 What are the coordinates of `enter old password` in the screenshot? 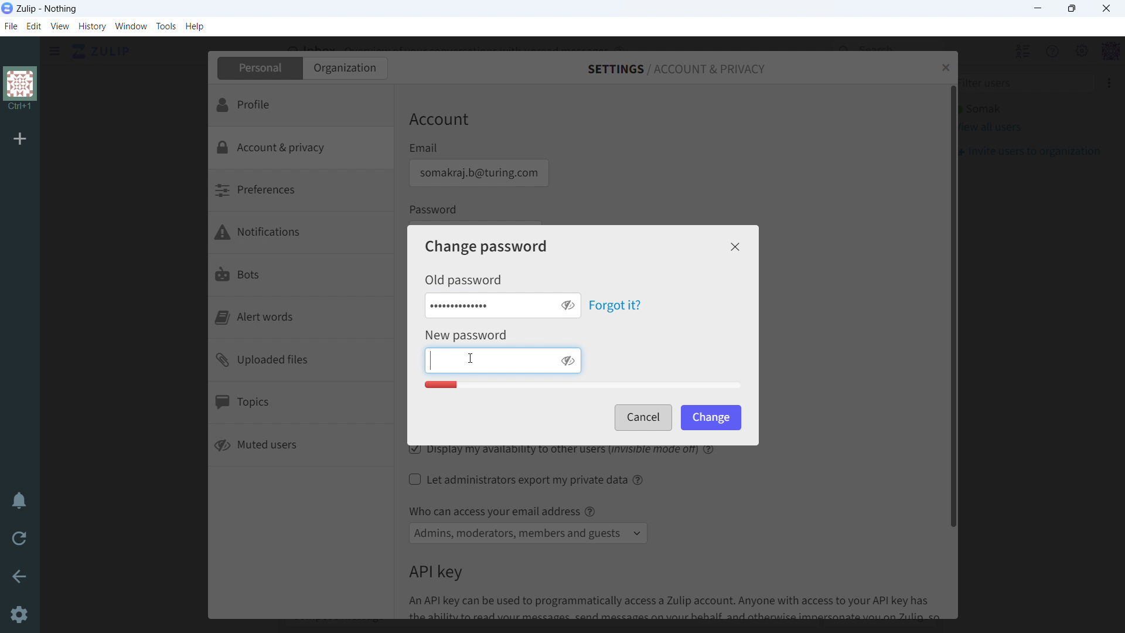 It's located at (487, 305).